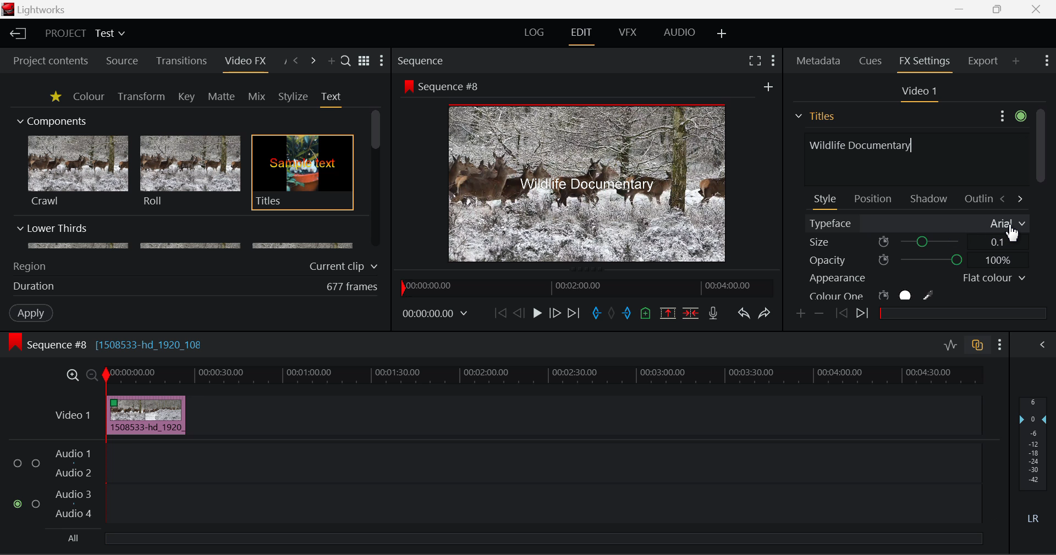 This screenshot has height=555, width=1056. I want to click on Add Layout, so click(723, 35).